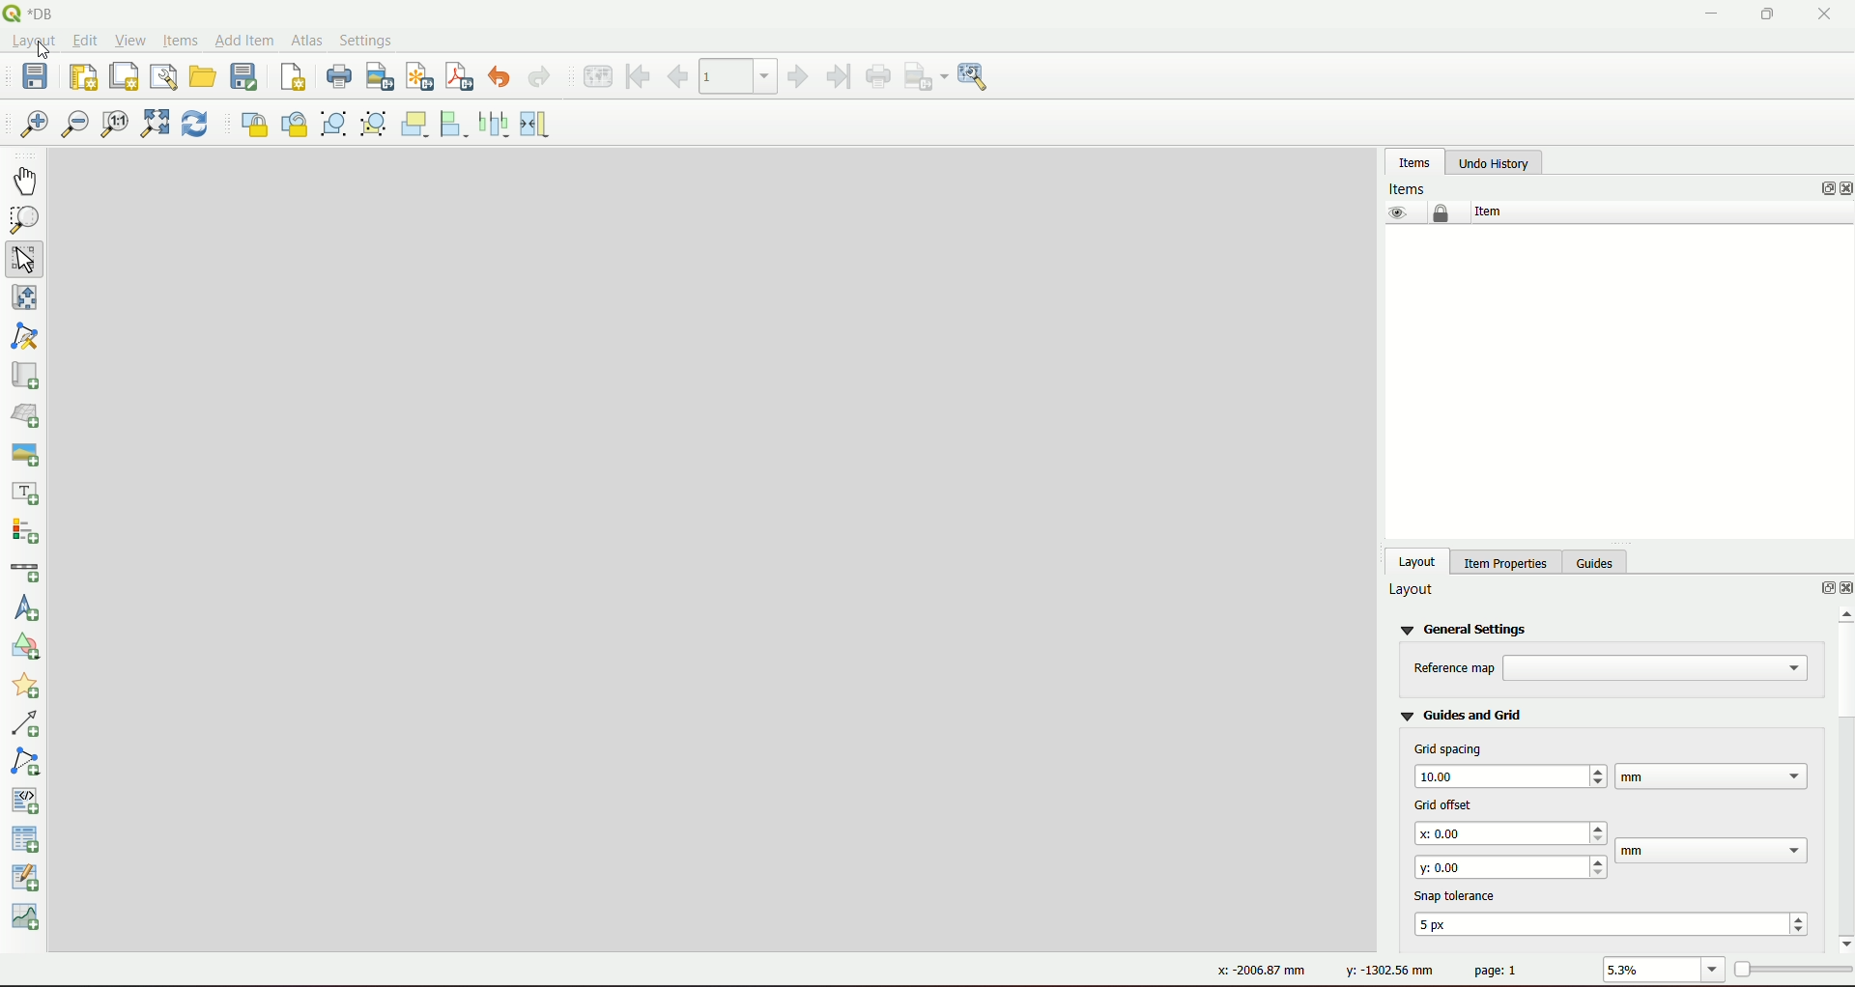 The width and height of the screenshot is (1855, 987). Describe the element at coordinates (1395, 212) in the screenshot. I see `eye` at that location.